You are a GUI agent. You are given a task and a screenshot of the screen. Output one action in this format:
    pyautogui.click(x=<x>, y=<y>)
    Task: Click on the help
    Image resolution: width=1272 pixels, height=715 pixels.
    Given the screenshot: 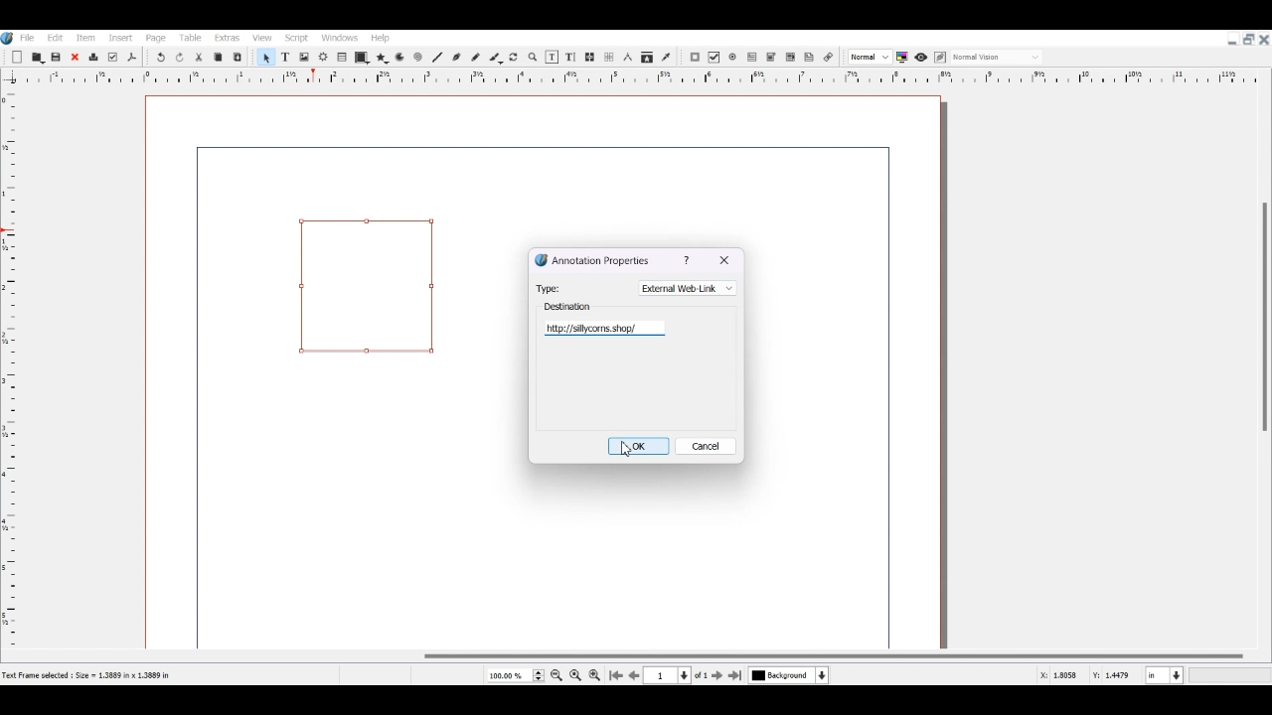 What is the action you would take?
    pyautogui.click(x=689, y=260)
    